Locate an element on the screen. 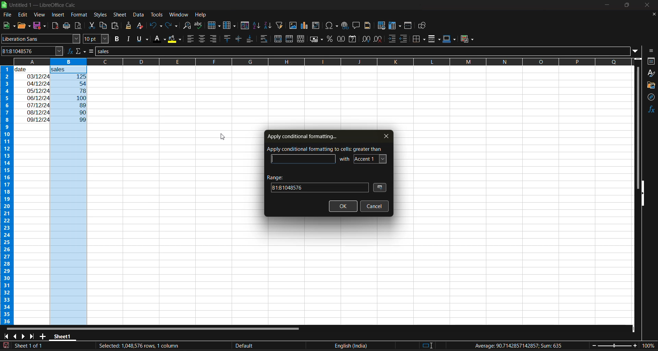  input line is located at coordinates (364, 52).